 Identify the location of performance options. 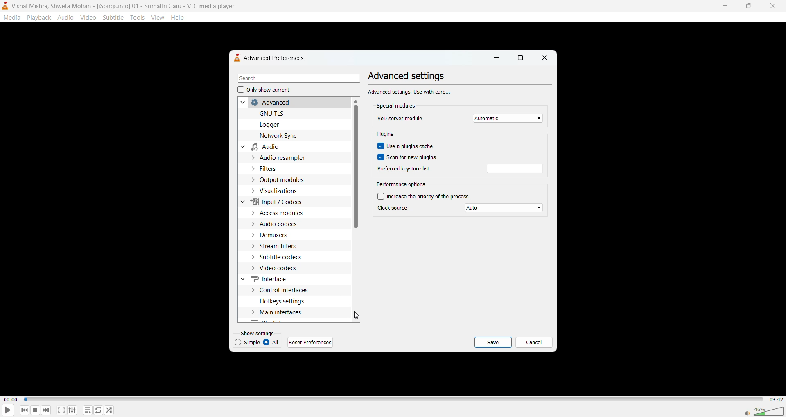
(402, 185).